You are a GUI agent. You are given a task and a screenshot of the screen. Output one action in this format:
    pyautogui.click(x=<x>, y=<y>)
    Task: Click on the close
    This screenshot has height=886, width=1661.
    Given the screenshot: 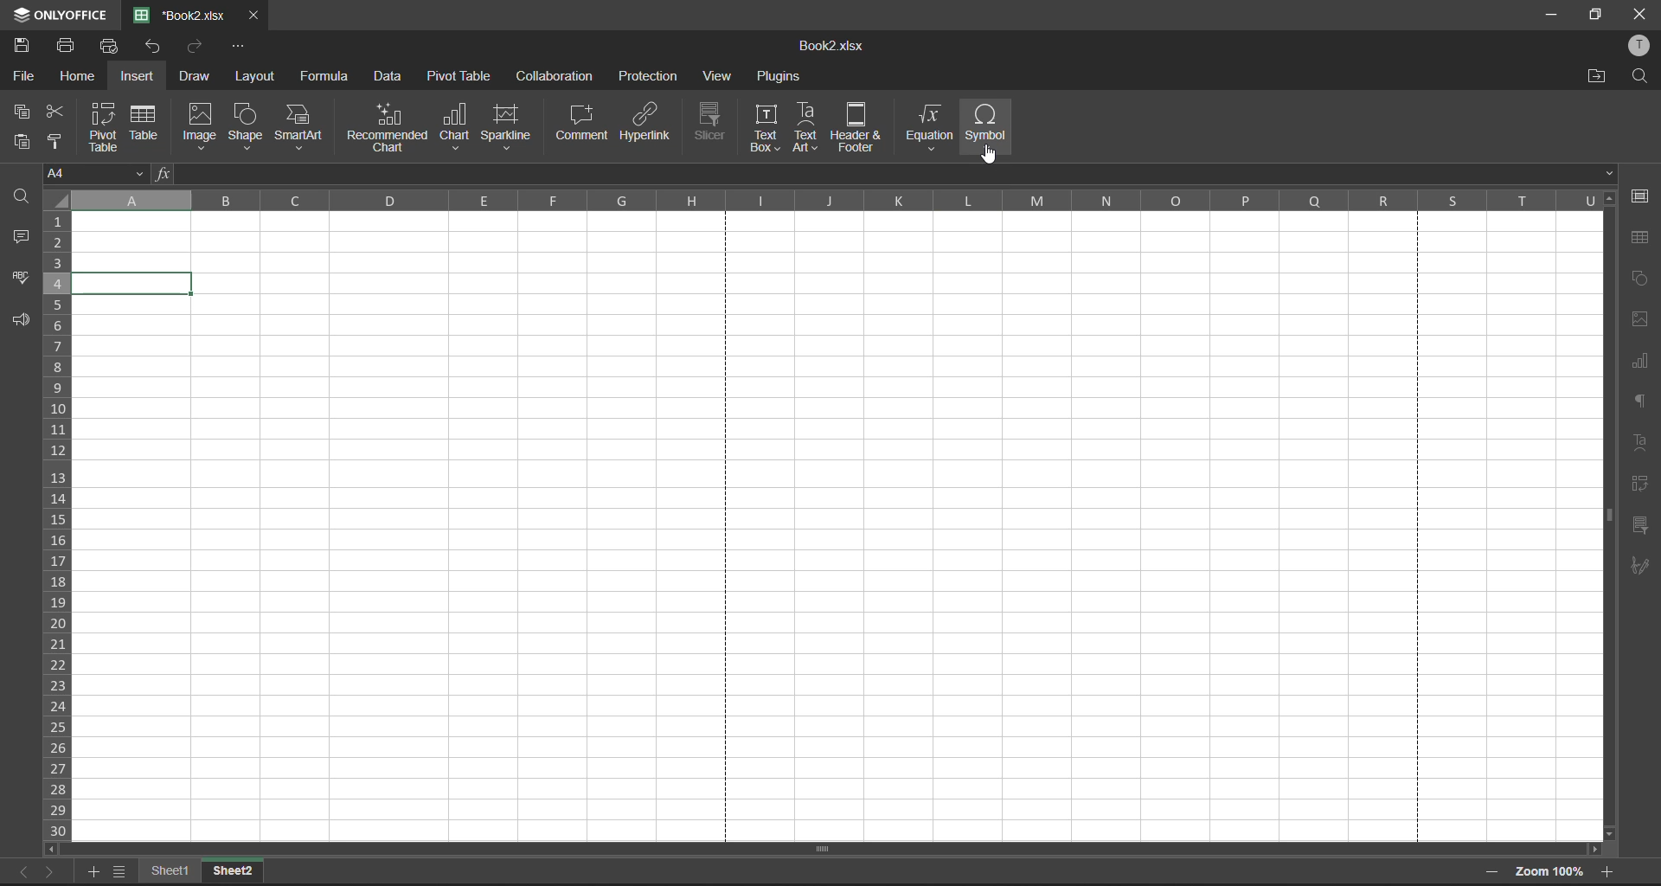 What is the action you would take?
    pyautogui.click(x=254, y=14)
    